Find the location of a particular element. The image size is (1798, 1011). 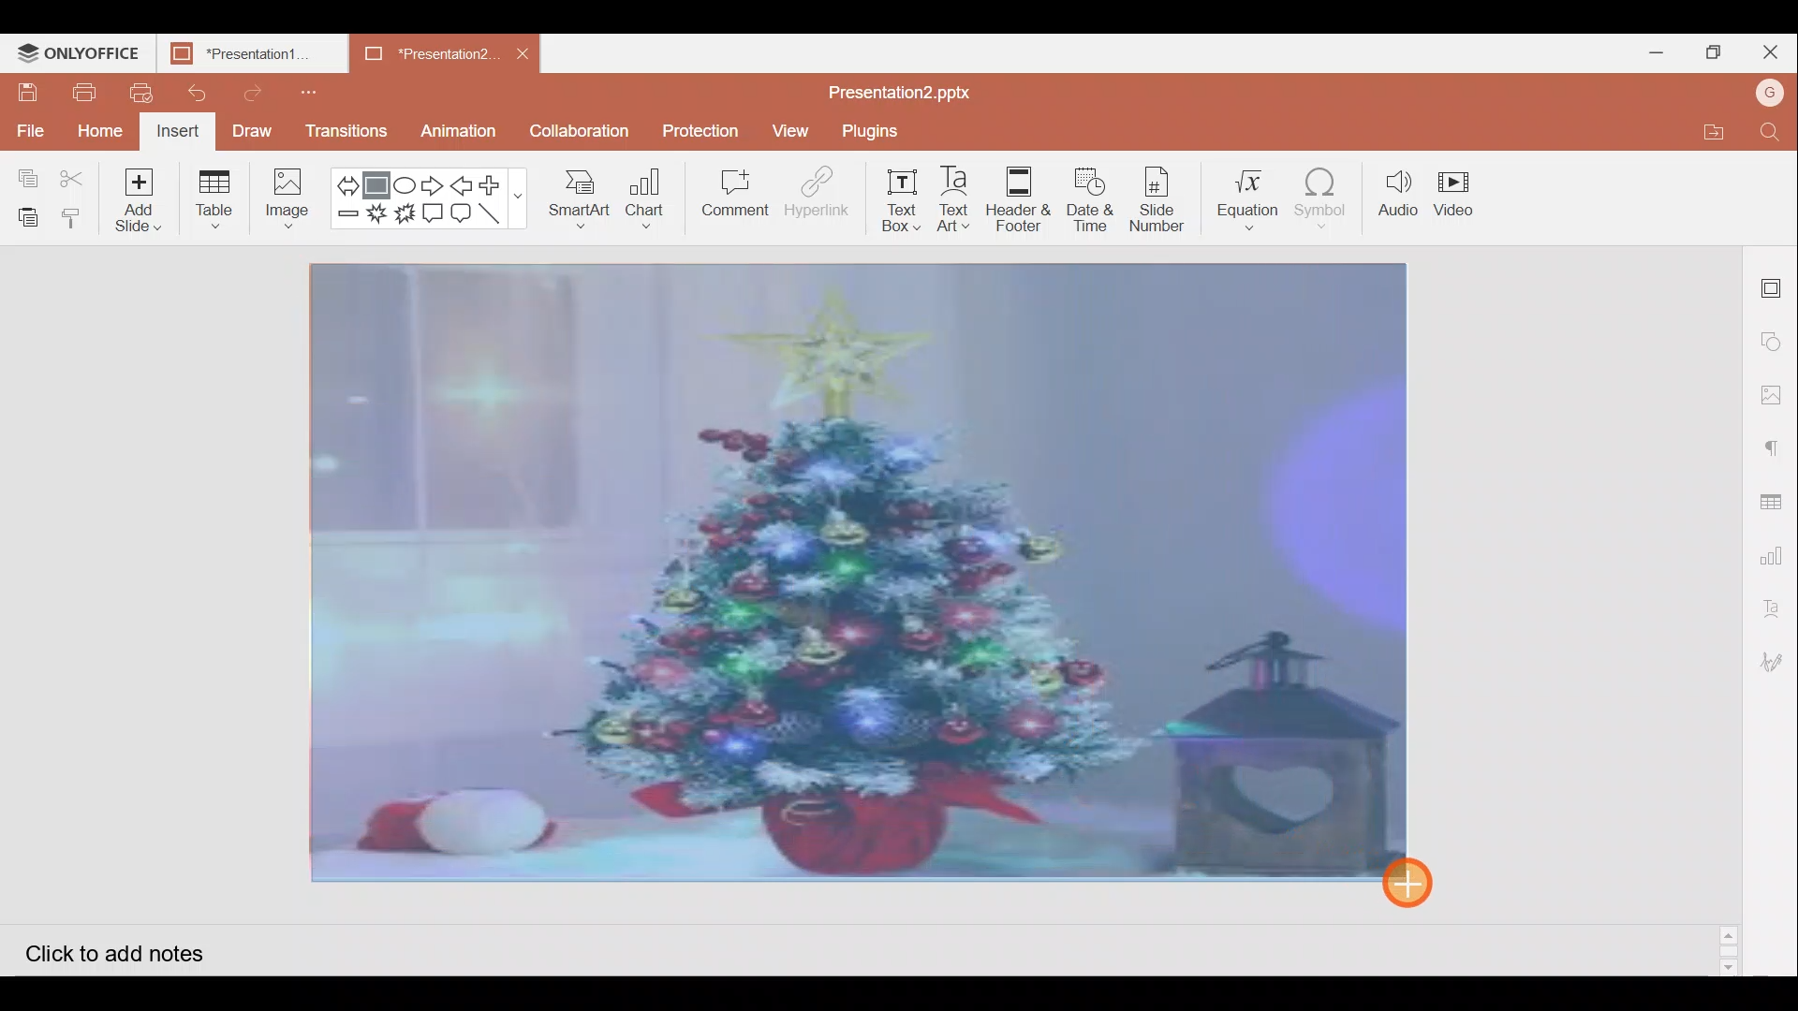

Rounded Rectangular callout is located at coordinates (463, 214).